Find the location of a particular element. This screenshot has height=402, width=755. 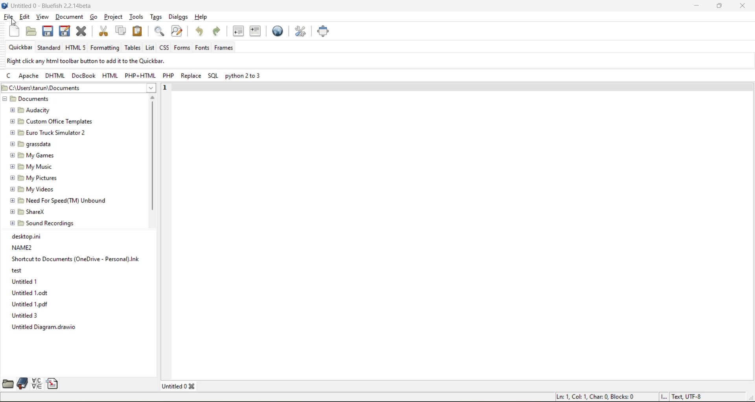

php html is located at coordinates (142, 76).